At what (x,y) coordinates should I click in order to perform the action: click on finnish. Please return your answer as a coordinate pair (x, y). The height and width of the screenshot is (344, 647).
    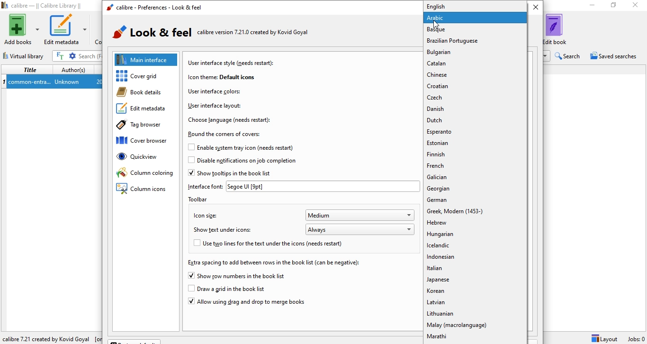
    Looking at the image, I should click on (474, 154).